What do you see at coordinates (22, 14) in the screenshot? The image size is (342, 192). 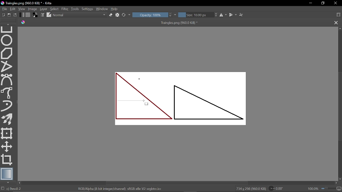 I see `Gradient fill` at bounding box center [22, 14].